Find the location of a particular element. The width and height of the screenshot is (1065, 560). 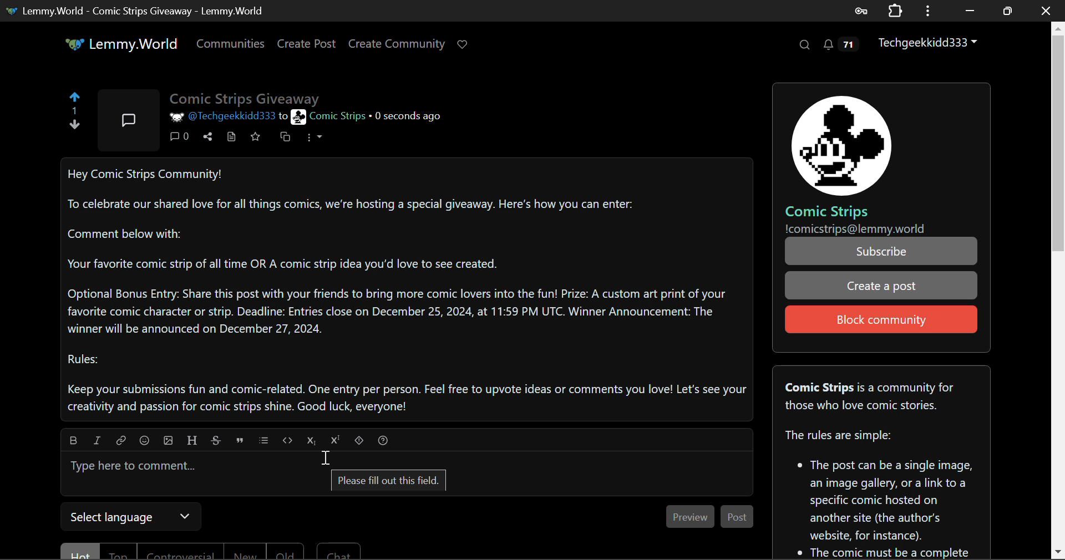

Search is located at coordinates (804, 45).